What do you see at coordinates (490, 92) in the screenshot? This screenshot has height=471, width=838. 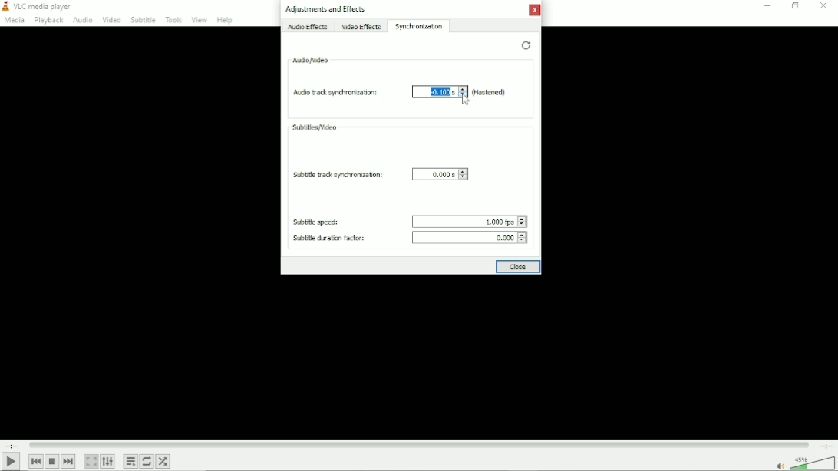 I see `(Hastened)` at bounding box center [490, 92].